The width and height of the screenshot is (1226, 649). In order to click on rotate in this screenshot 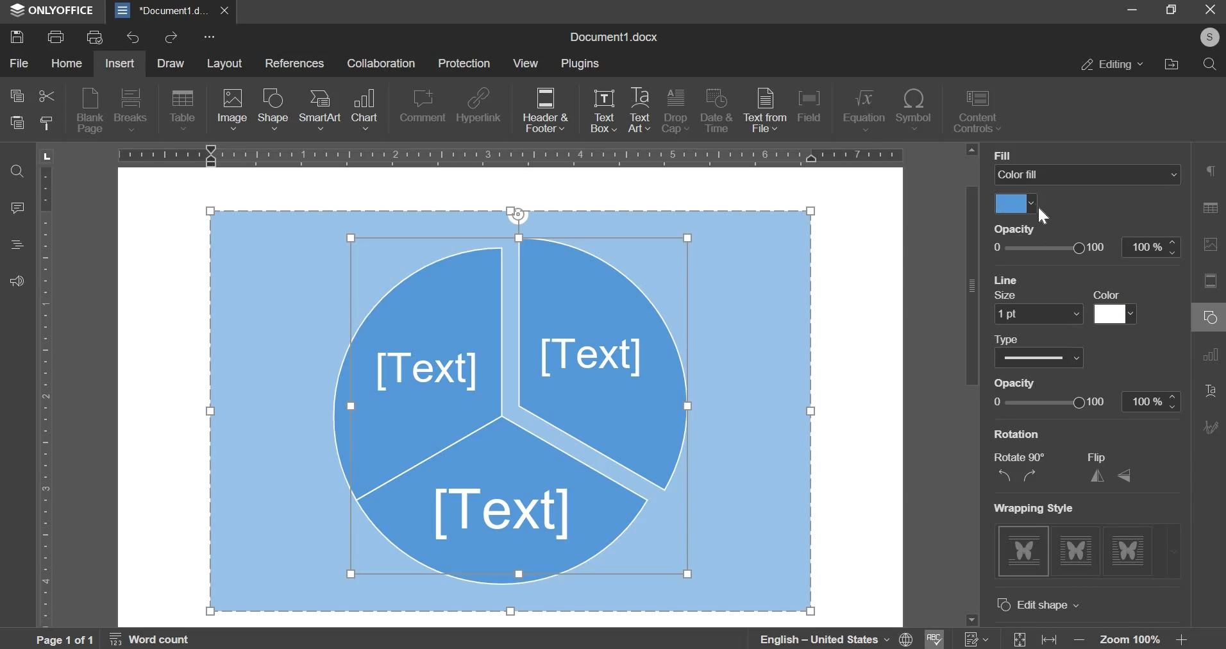, I will do `click(1016, 475)`.